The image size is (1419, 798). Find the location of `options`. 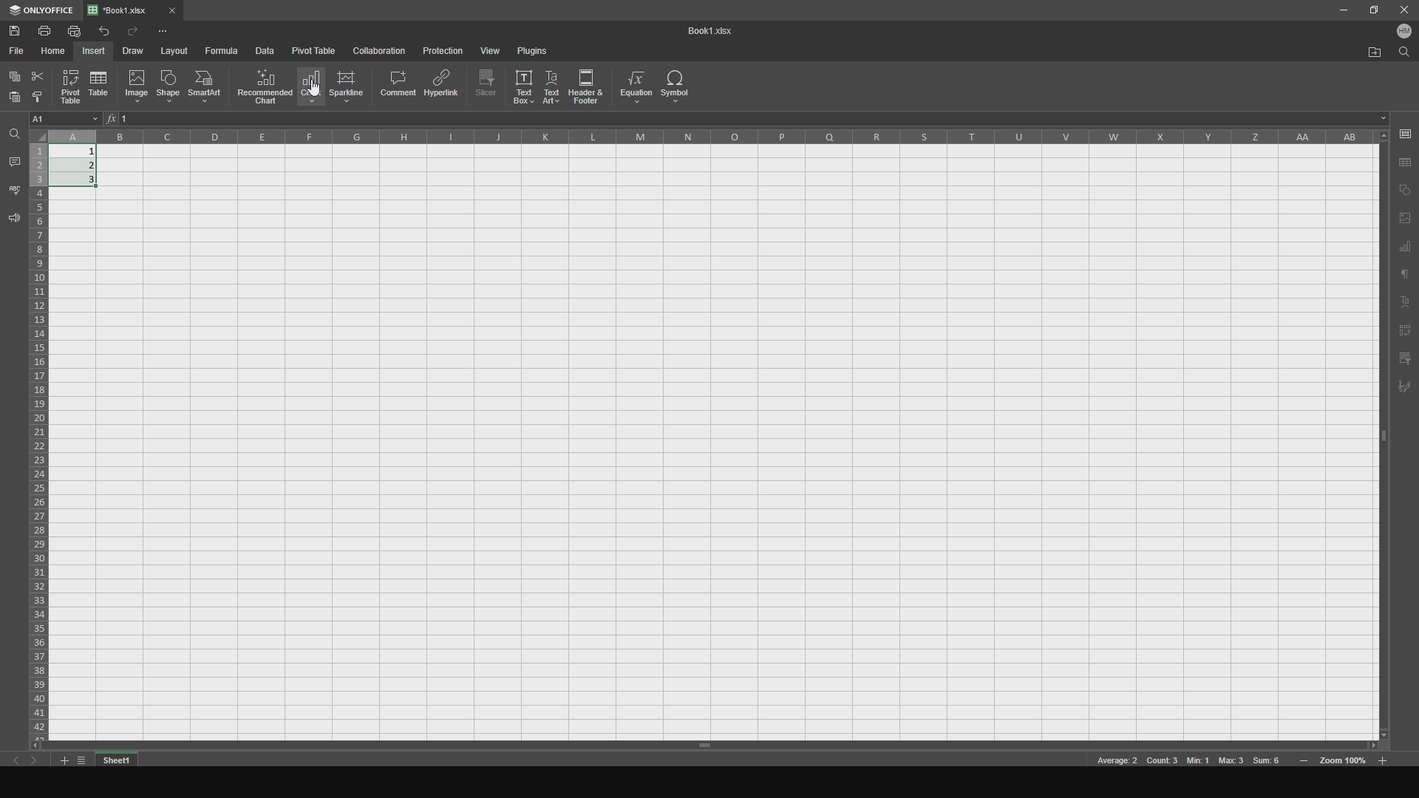

options is located at coordinates (163, 31).